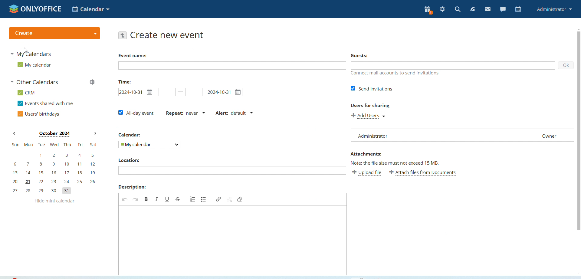 The image size is (581, 279). Describe the element at coordinates (443, 9) in the screenshot. I see `settings` at that location.